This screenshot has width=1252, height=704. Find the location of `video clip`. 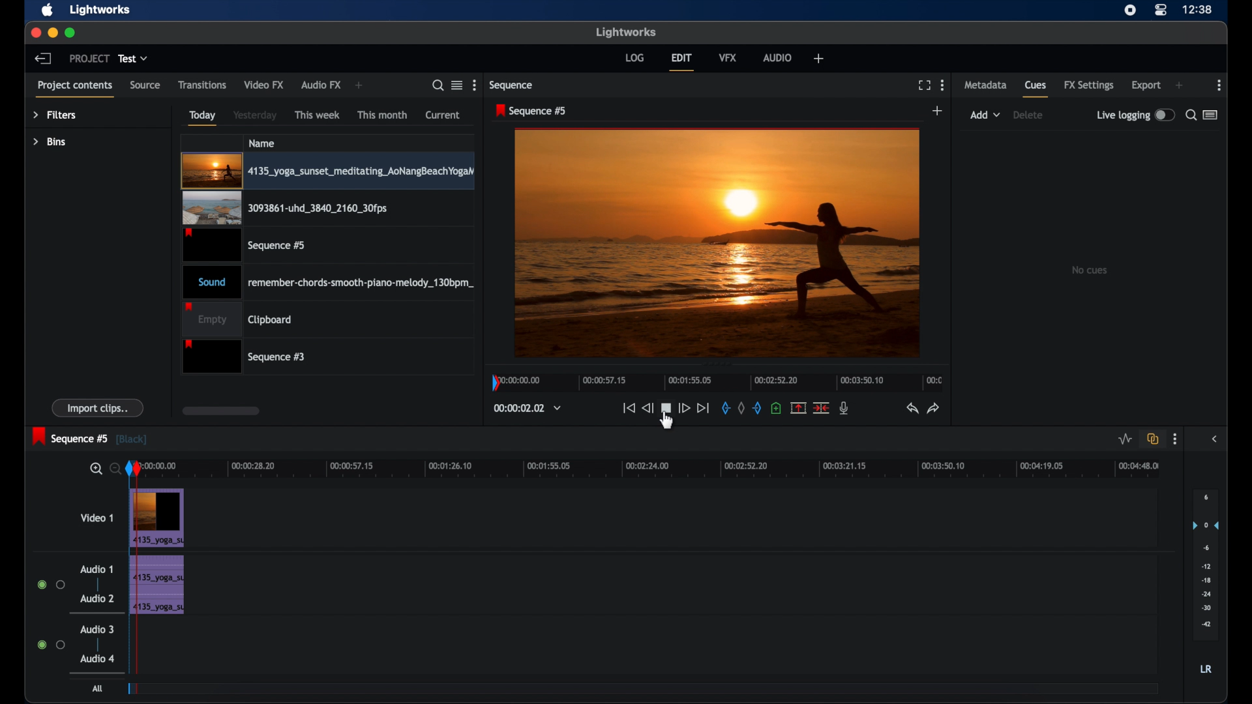

video clip is located at coordinates (284, 209).